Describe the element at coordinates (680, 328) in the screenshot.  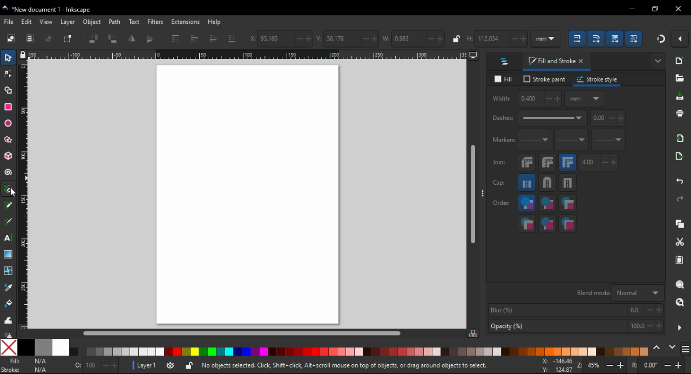
I see `more settings` at that location.